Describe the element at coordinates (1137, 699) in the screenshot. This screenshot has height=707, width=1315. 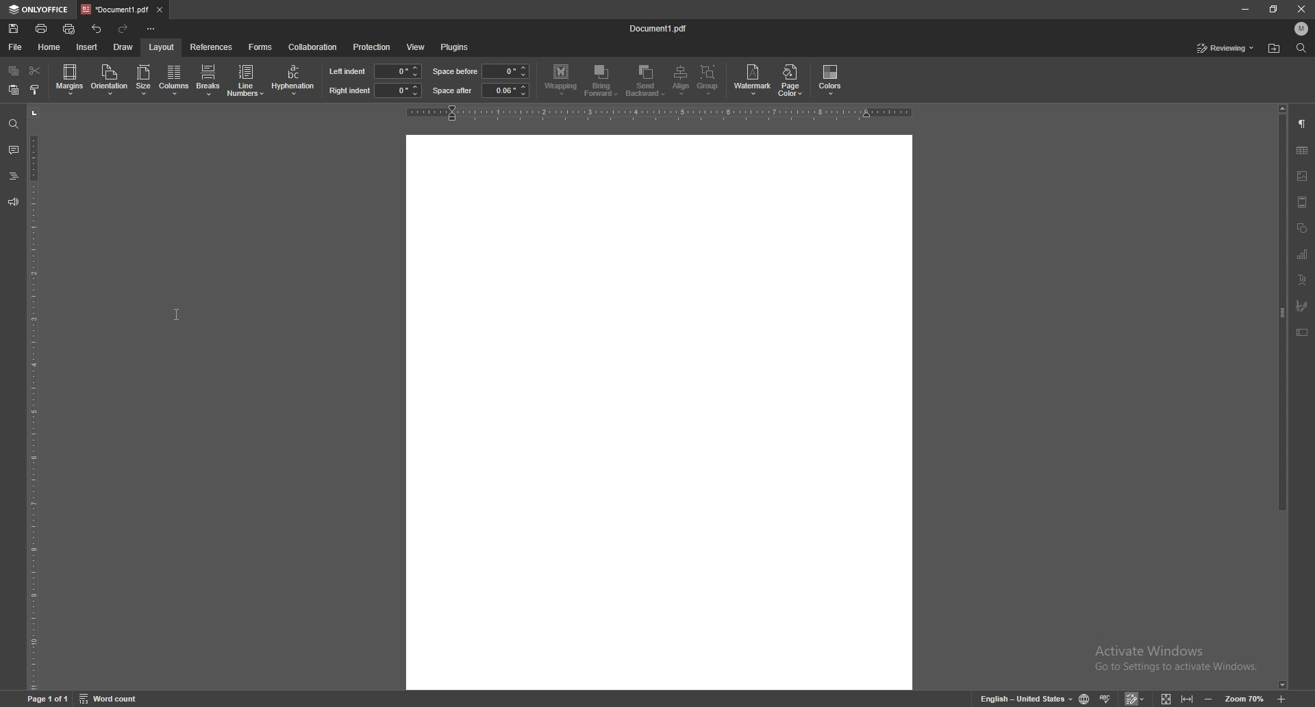
I see `track changes` at that location.